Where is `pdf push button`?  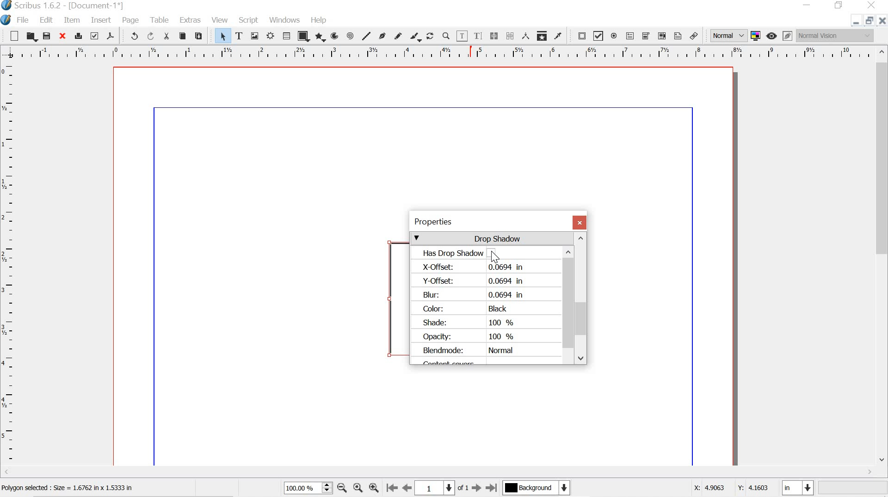 pdf push button is located at coordinates (579, 36).